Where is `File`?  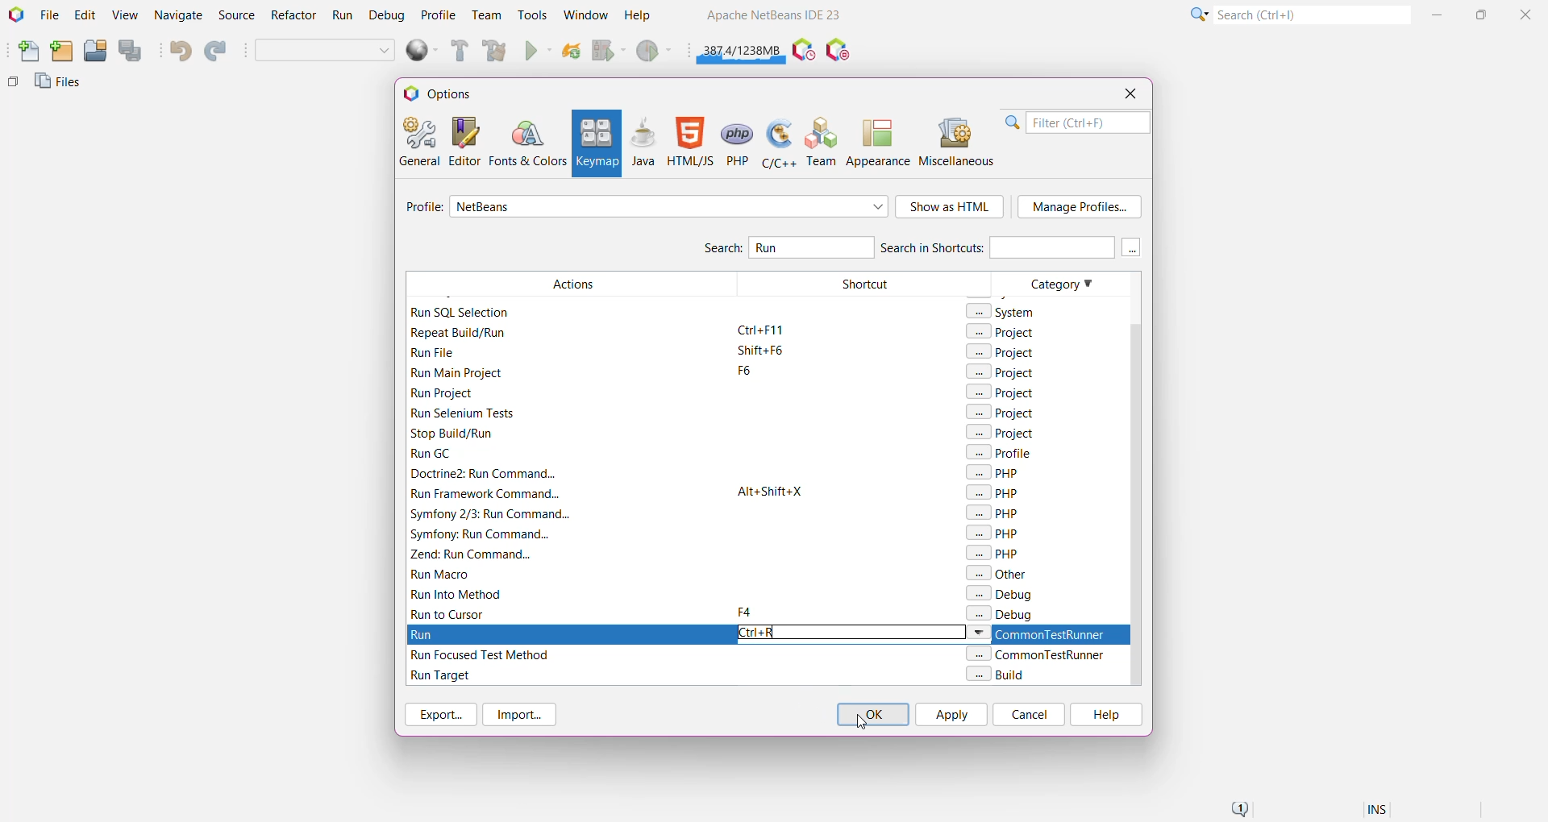
File is located at coordinates (49, 15).